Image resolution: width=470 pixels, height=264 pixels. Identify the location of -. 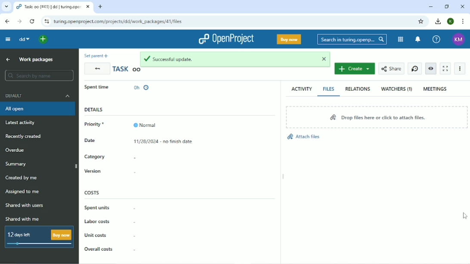
(137, 173).